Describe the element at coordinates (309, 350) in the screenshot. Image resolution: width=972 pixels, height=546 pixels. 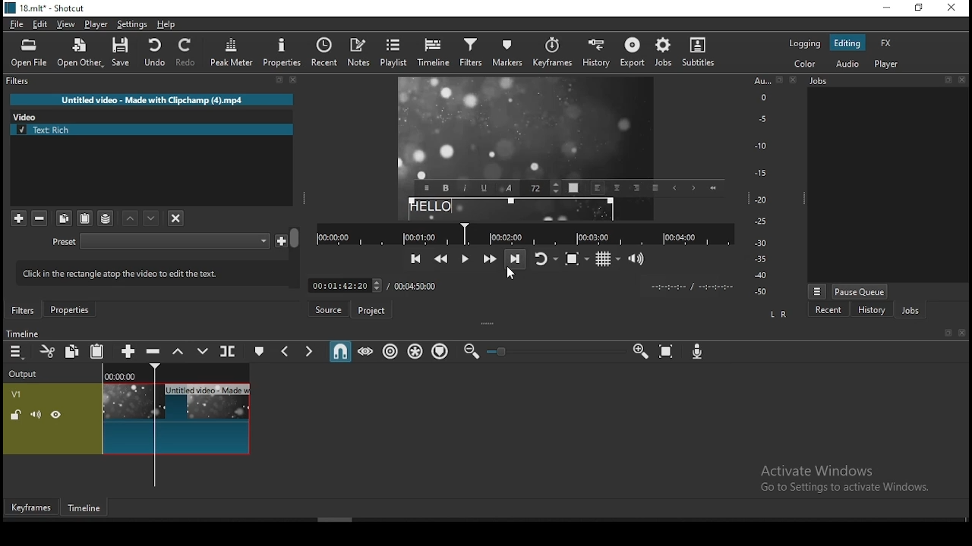
I see `next marker` at that location.